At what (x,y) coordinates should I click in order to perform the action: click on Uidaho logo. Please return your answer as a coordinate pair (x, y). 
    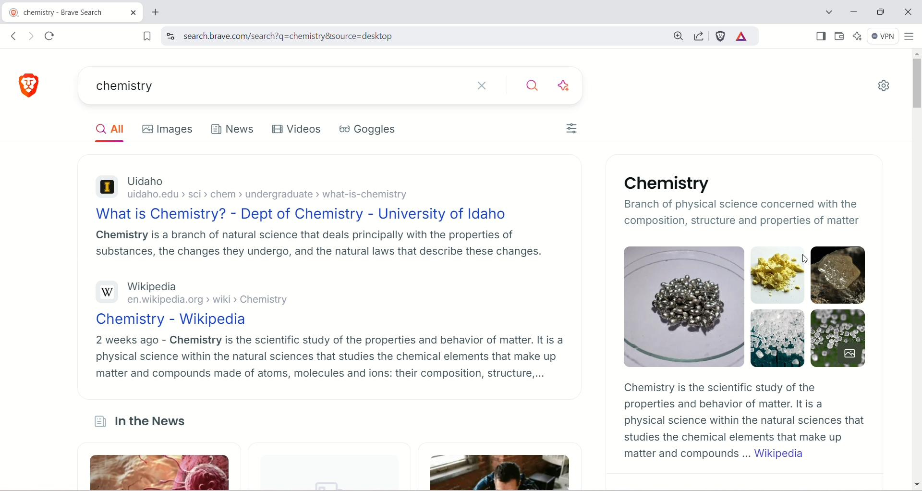
    Looking at the image, I should click on (108, 186).